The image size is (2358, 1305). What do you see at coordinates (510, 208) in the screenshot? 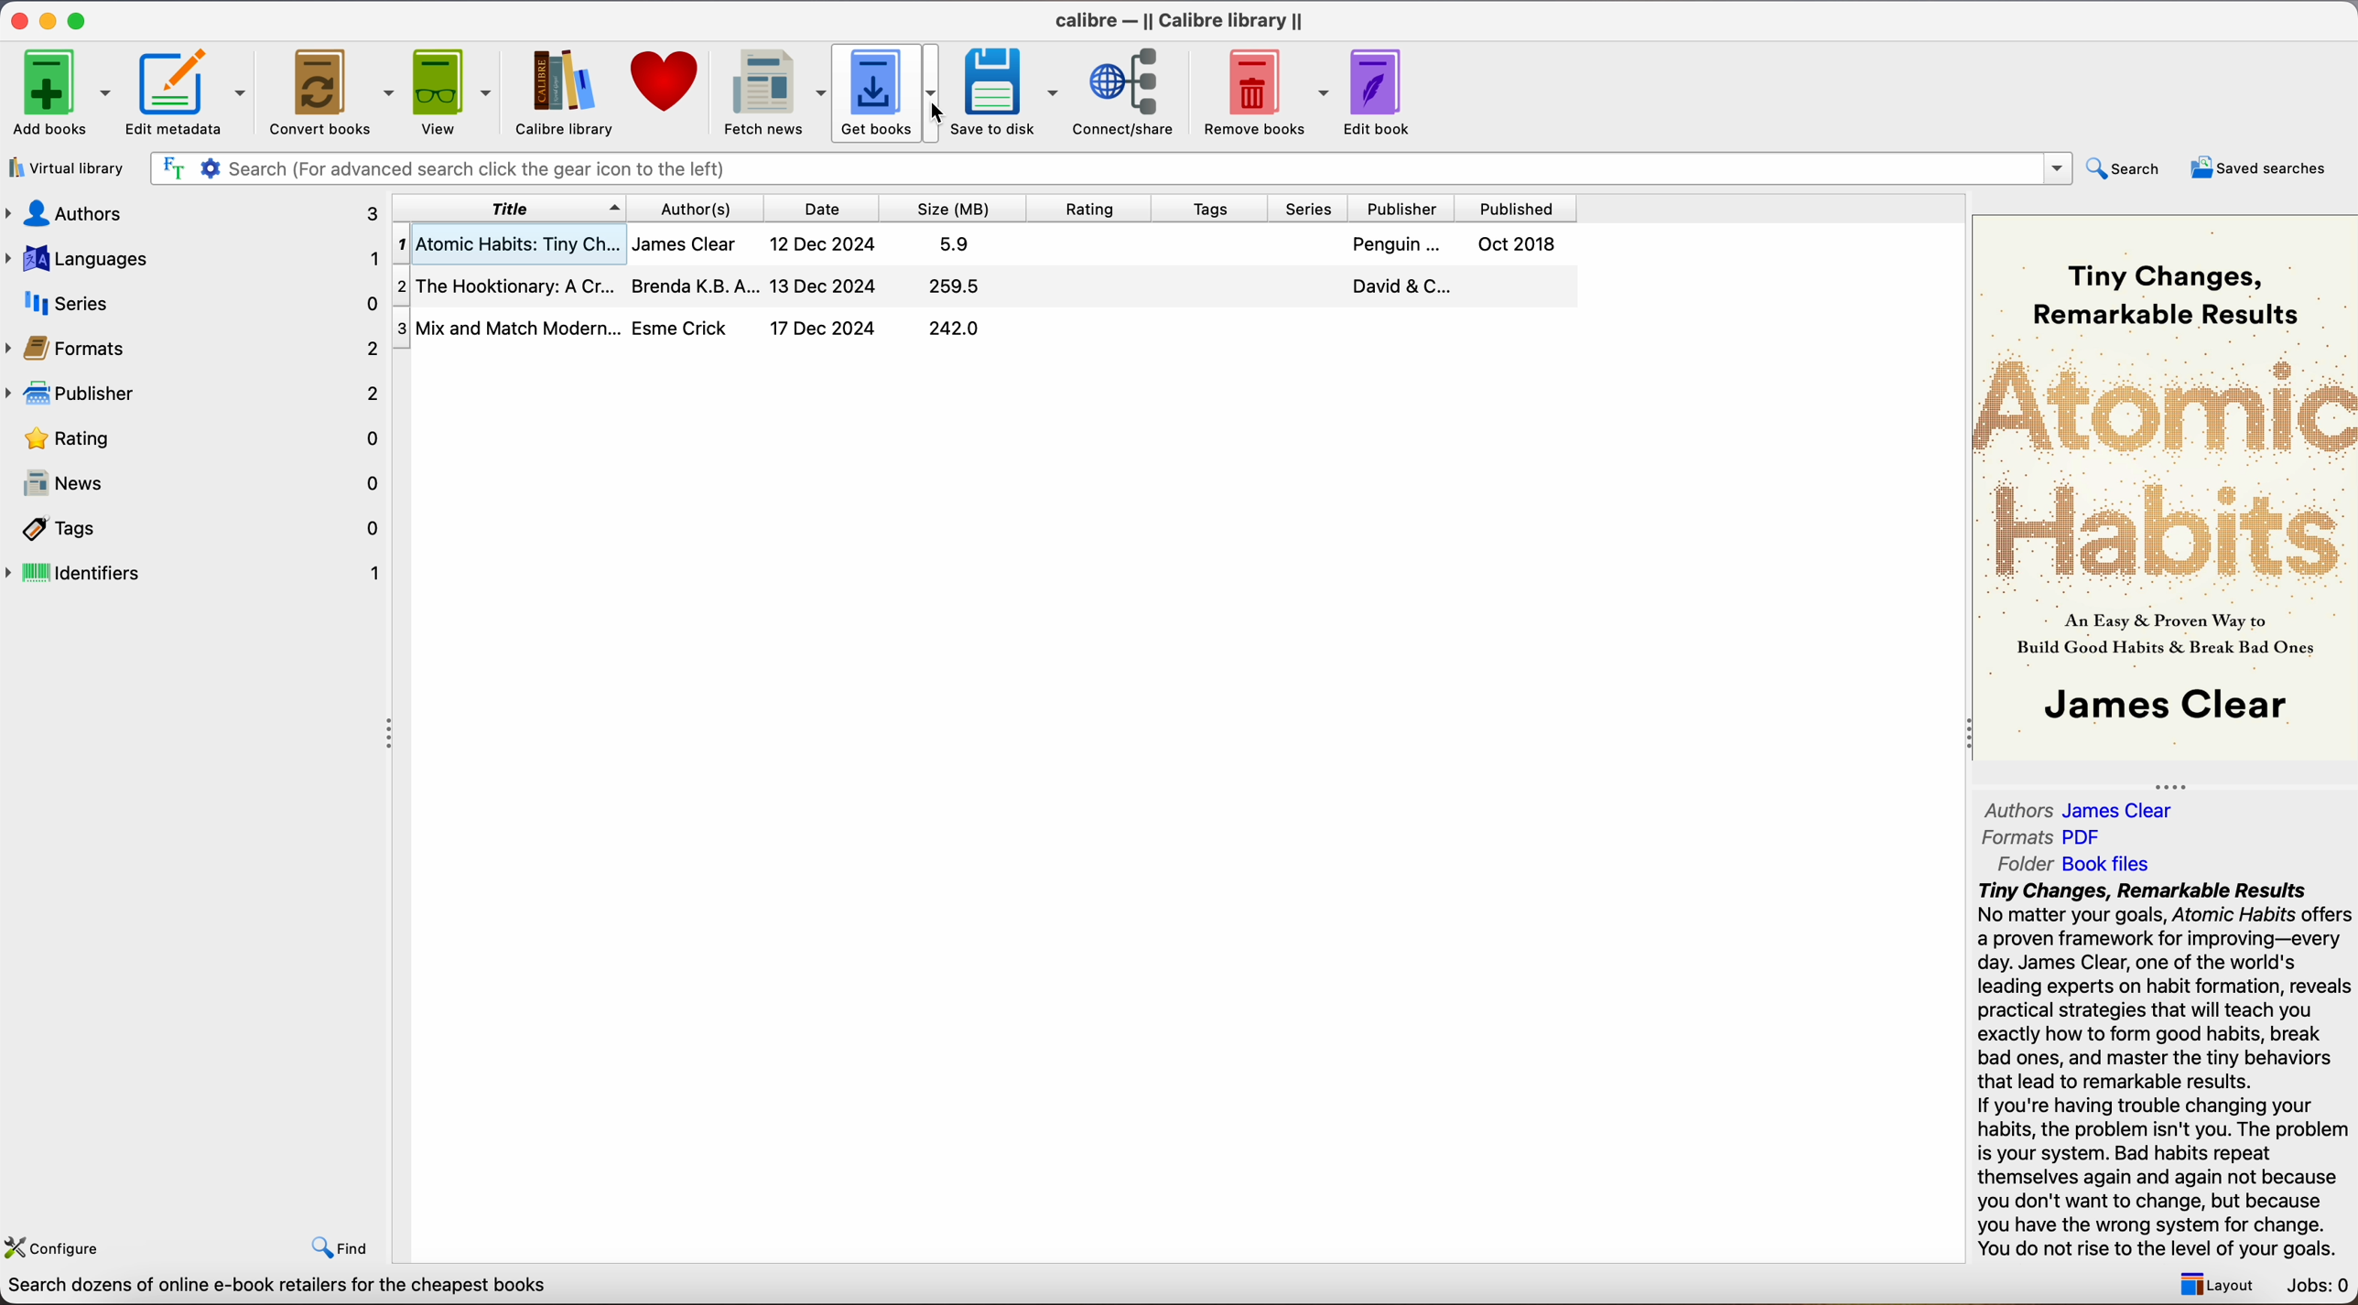
I see `title` at bounding box center [510, 208].